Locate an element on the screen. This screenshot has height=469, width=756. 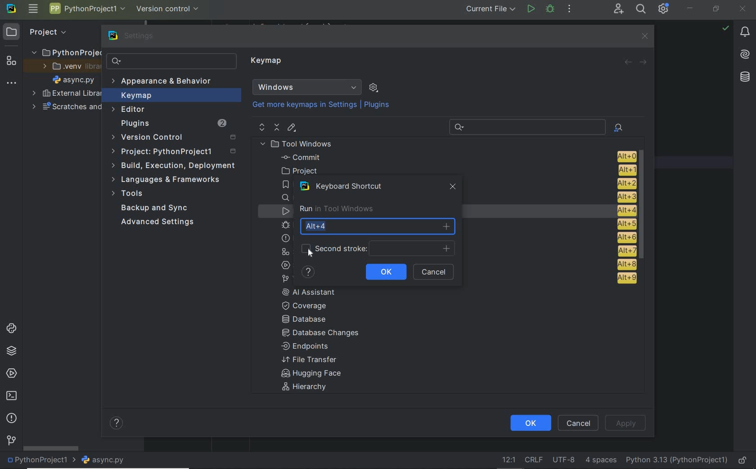
Tools is located at coordinates (130, 195).